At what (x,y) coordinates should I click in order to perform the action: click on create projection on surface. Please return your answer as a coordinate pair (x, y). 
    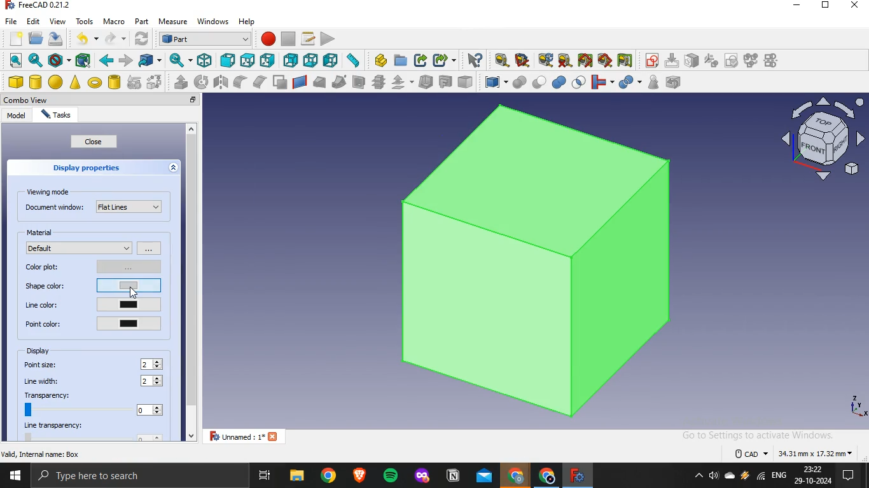
    Looking at the image, I should click on (445, 81).